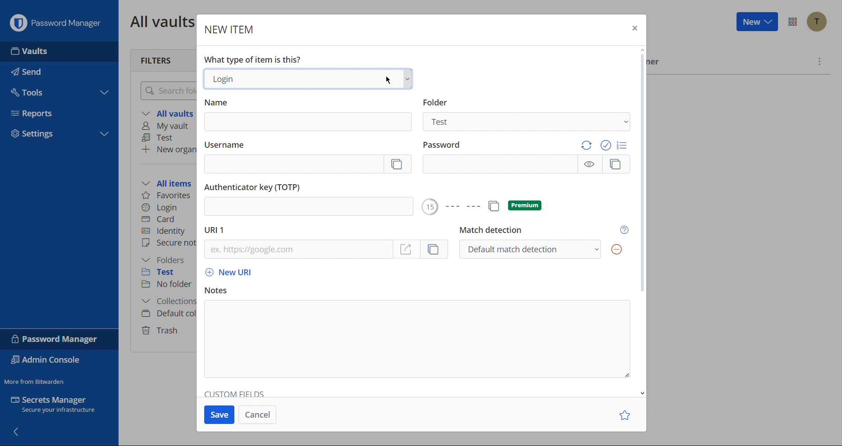 The width and height of the screenshot is (842, 446). What do you see at coordinates (169, 300) in the screenshot?
I see `Collections` at bounding box center [169, 300].